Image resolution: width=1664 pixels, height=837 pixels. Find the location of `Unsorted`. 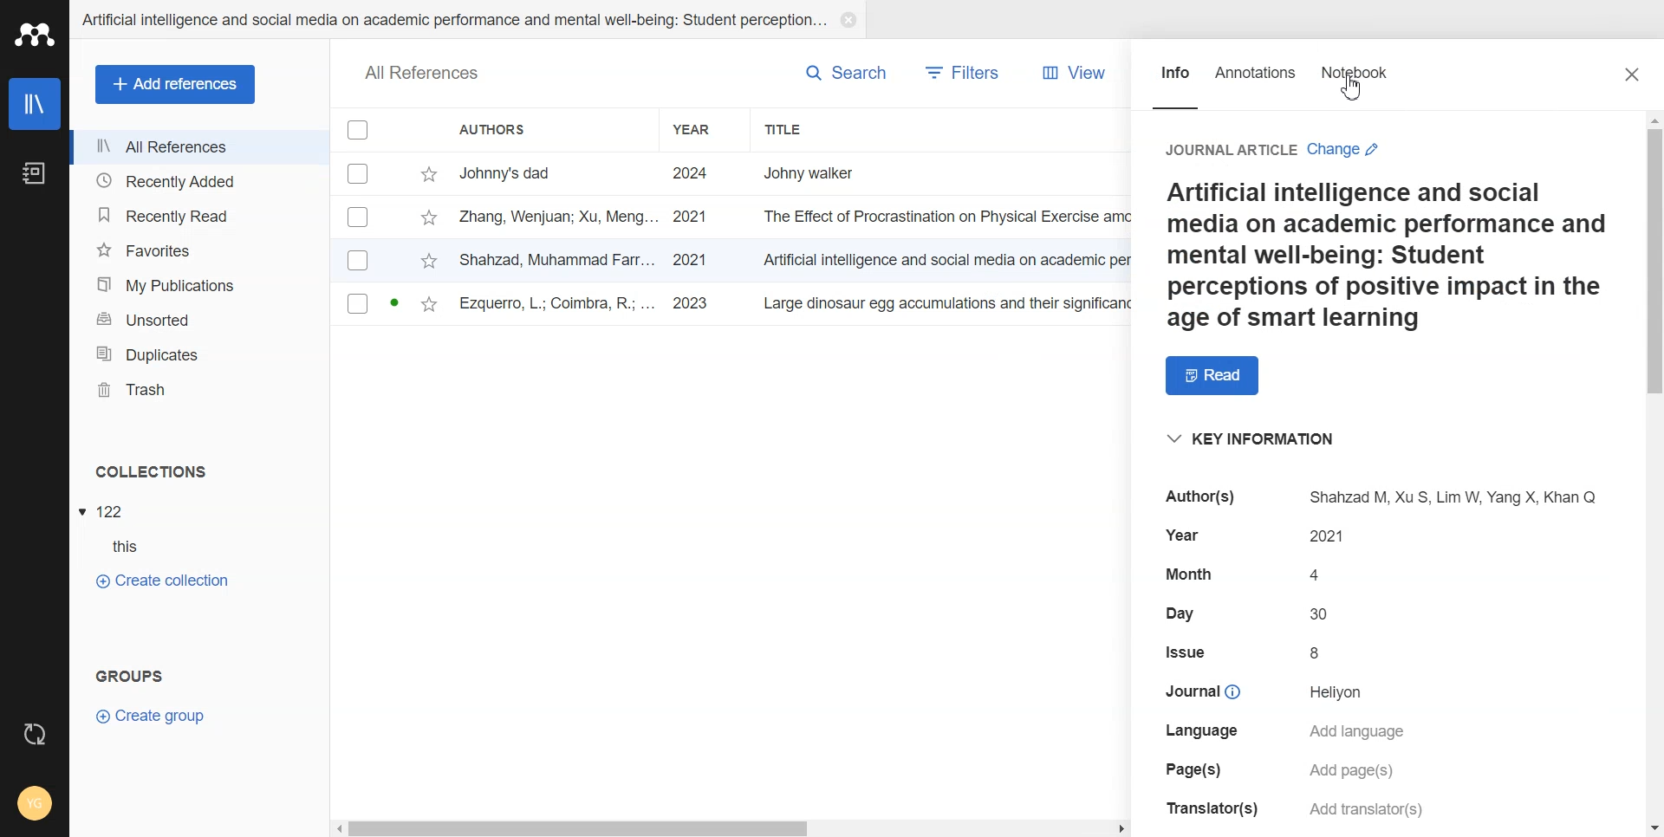

Unsorted is located at coordinates (199, 319).